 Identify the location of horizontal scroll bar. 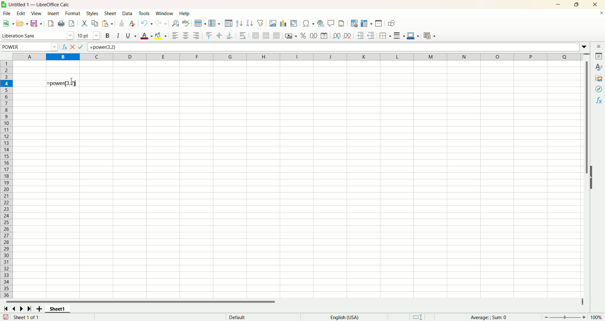
(291, 302).